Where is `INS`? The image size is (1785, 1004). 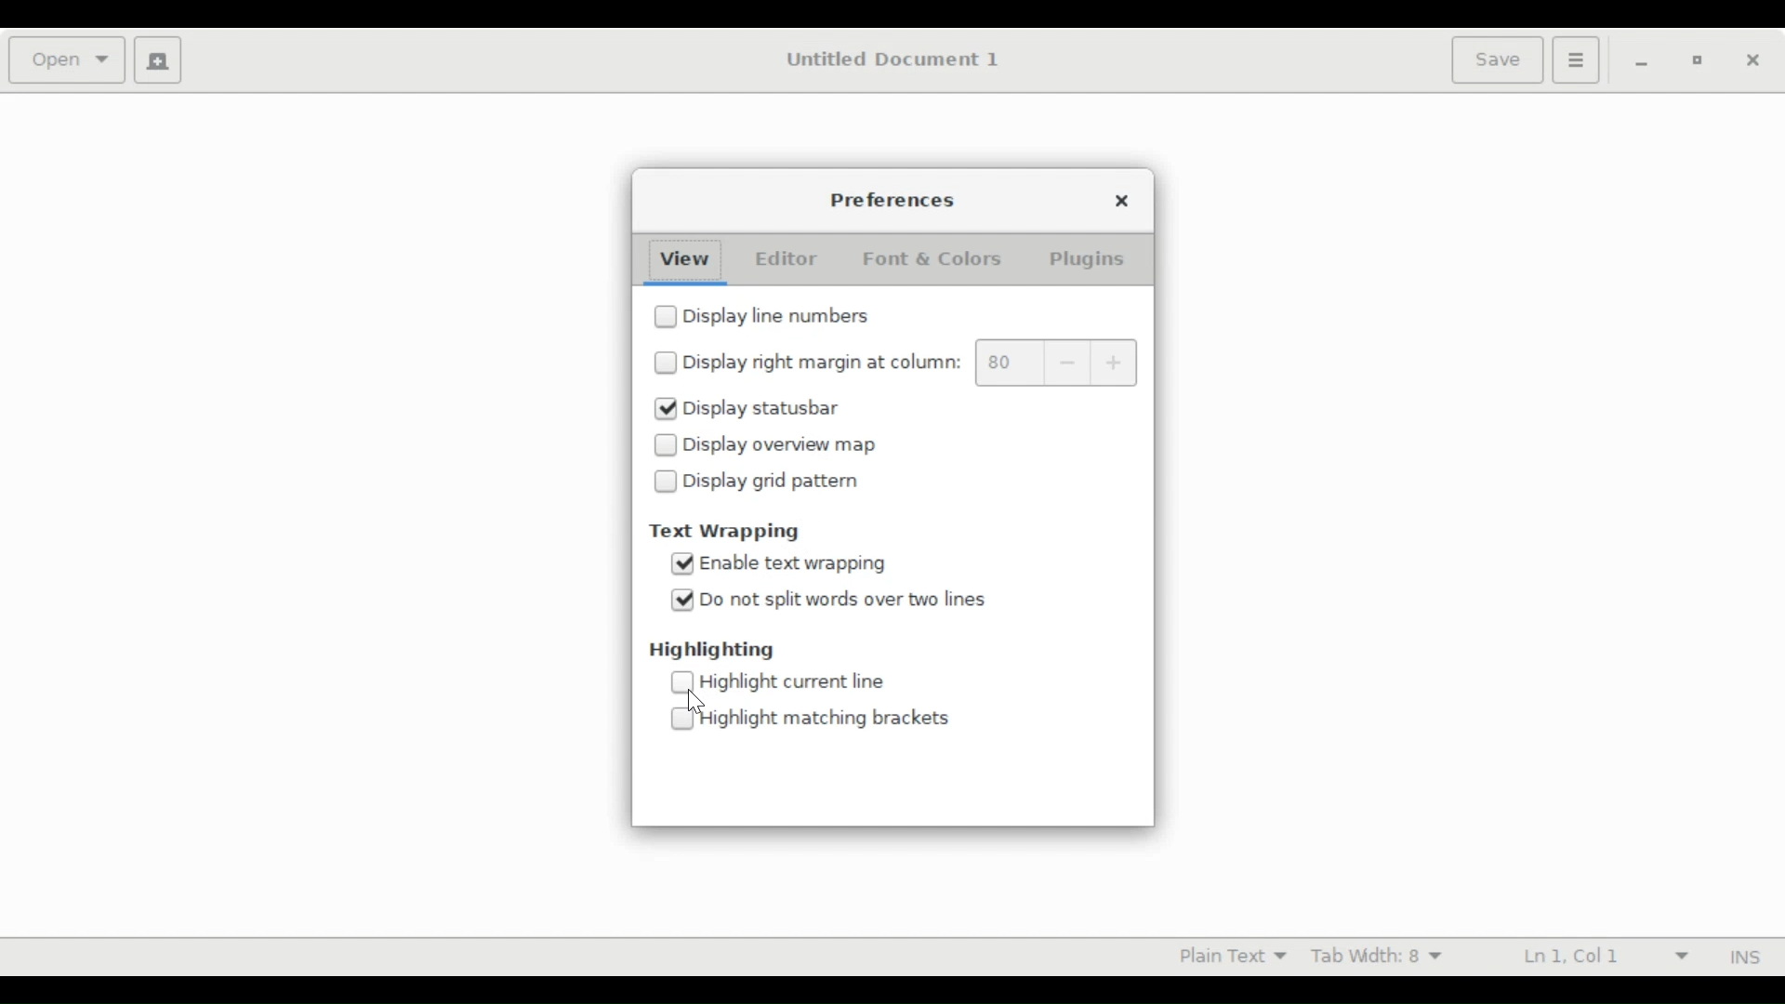 INS is located at coordinates (1743, 958).